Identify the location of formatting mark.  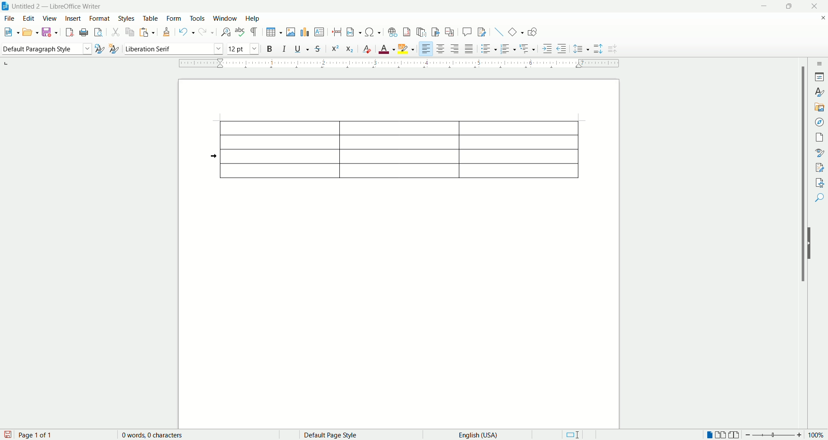
(255, 31).